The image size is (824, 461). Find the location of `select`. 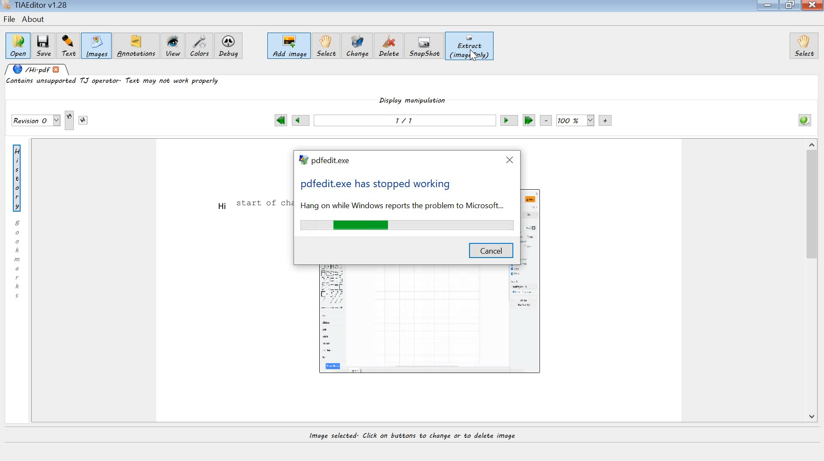

select is located at coordinates (326, 46).